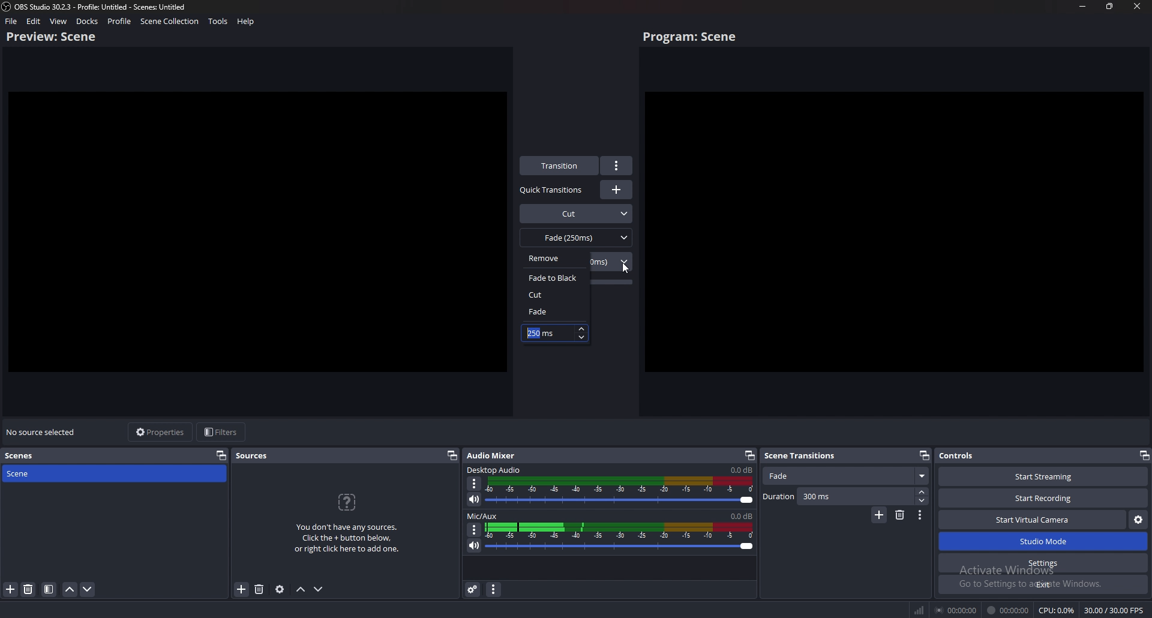  Describe the element at coordinates (553, 190) in the screenshot. I see `Quick transitions` at that location.